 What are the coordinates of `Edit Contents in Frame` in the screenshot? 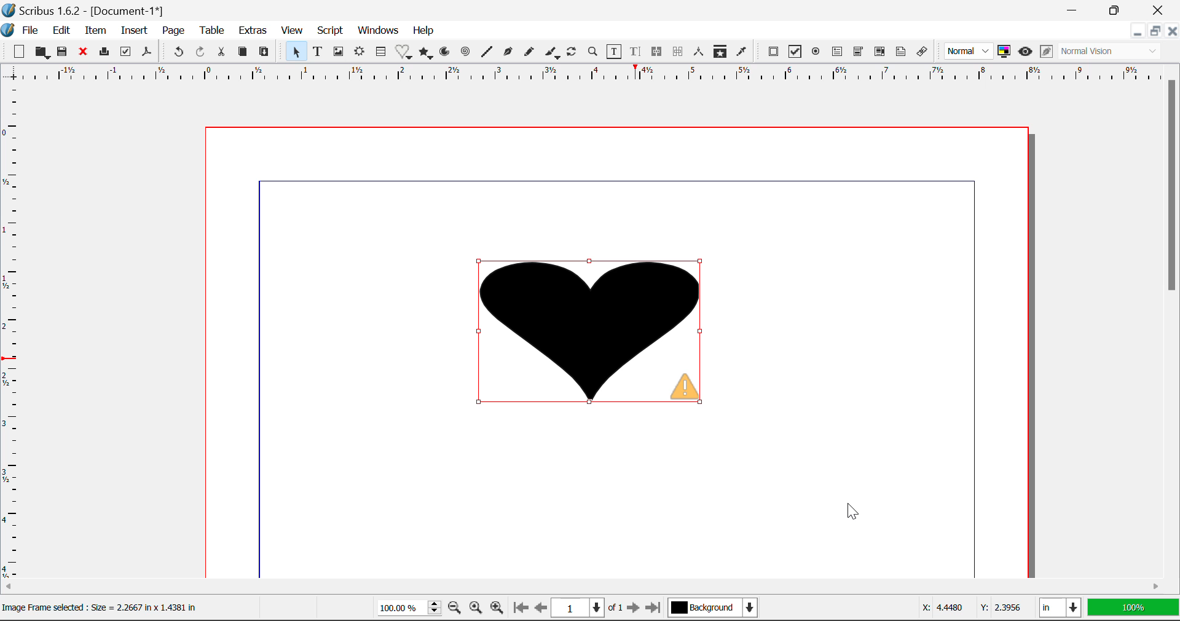 It's located at (615, 52).